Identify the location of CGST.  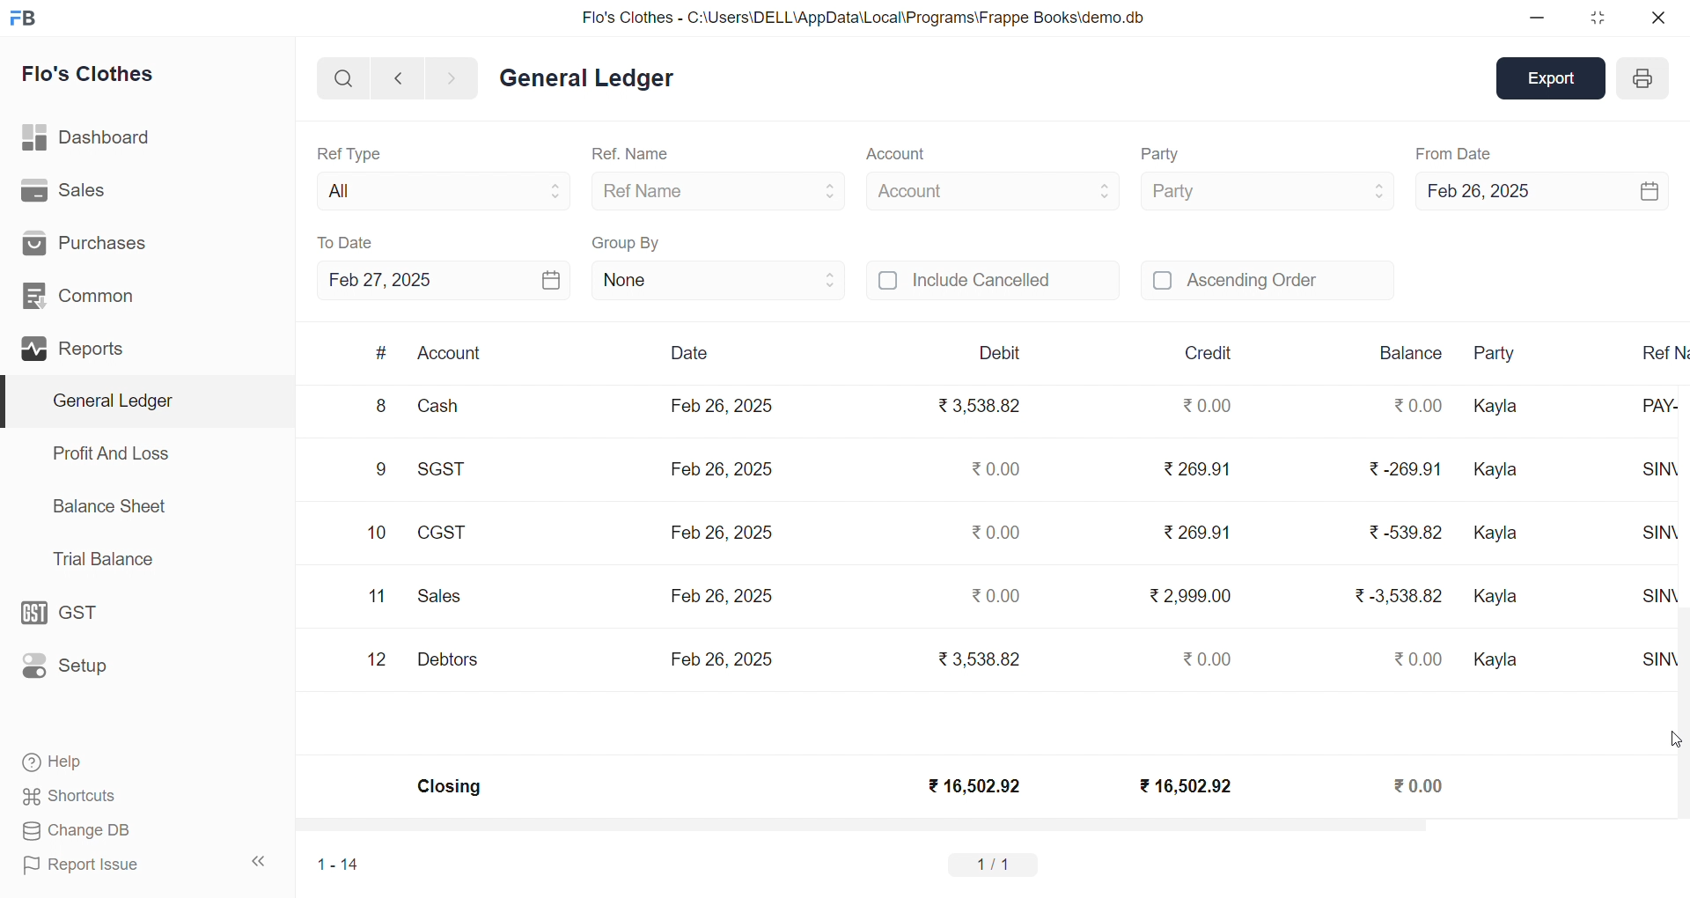
(445, 535).